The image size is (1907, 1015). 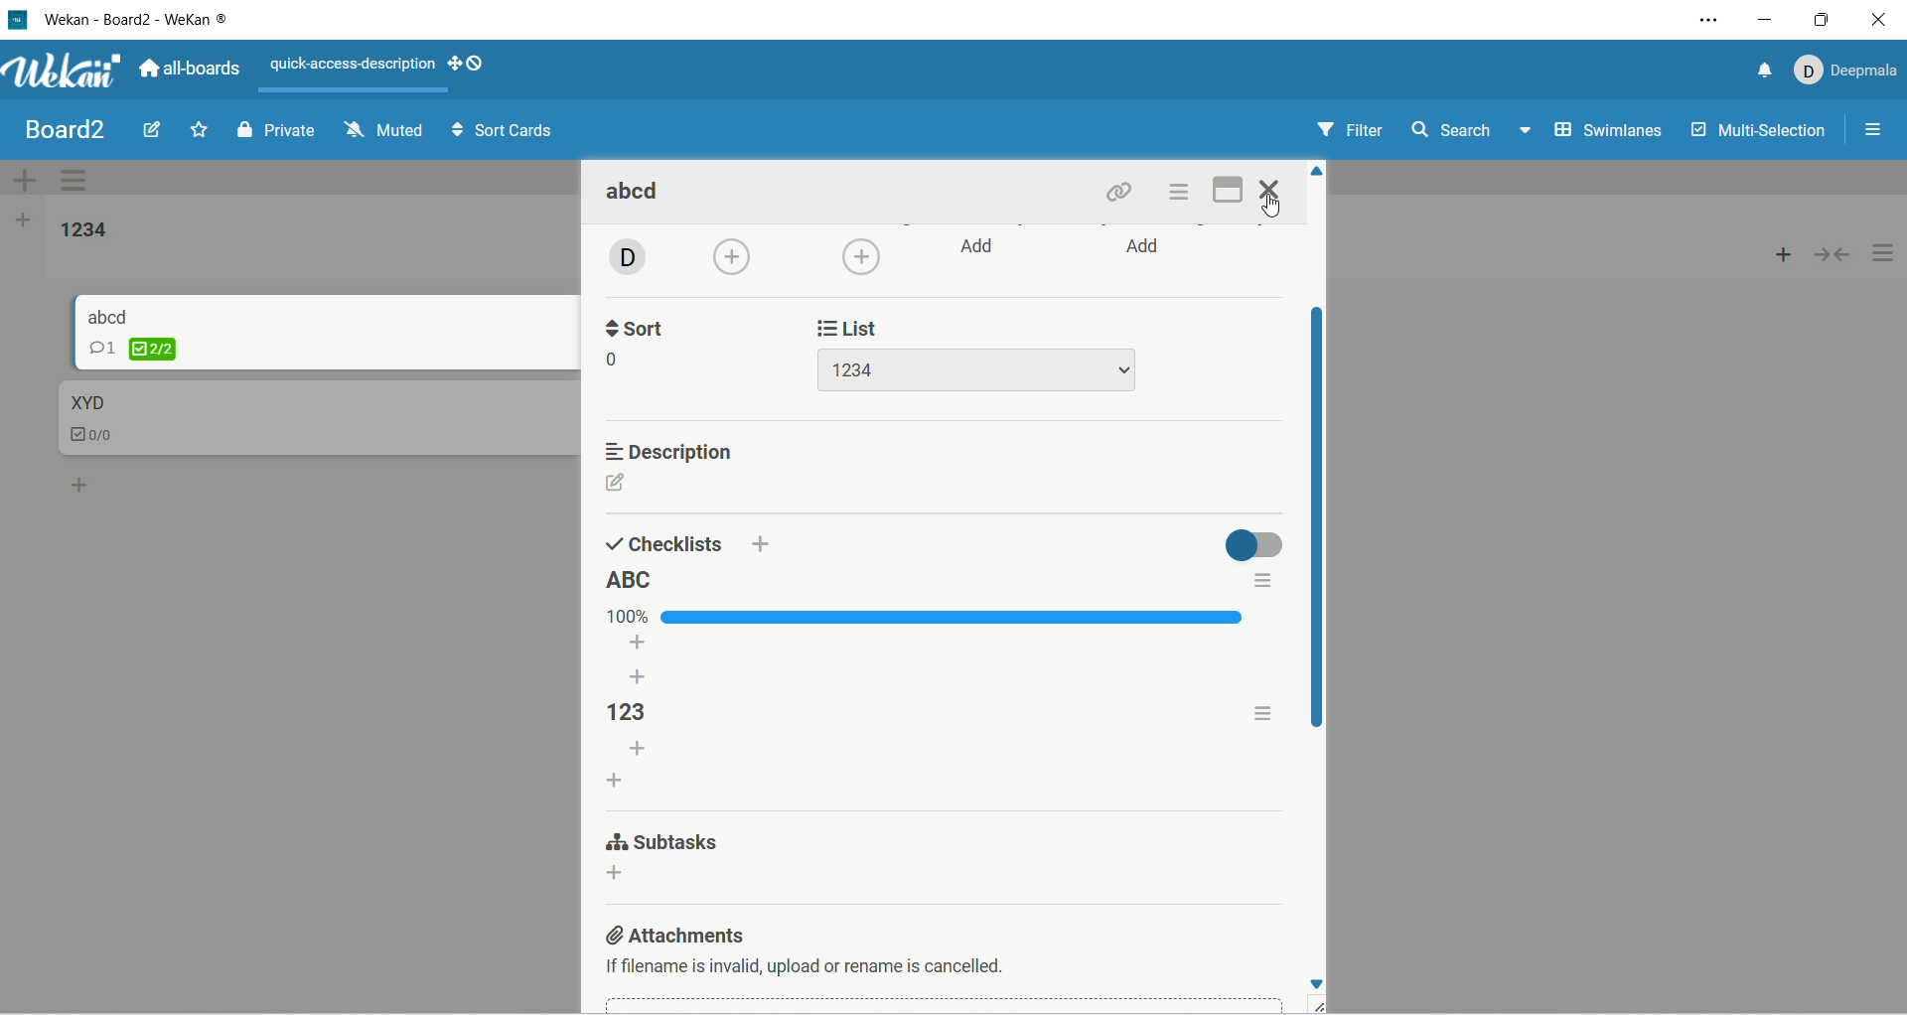 What do you see at coordinates (1271, 190) in the screenshot?
I see `close` at bounding box center [1271, 190].